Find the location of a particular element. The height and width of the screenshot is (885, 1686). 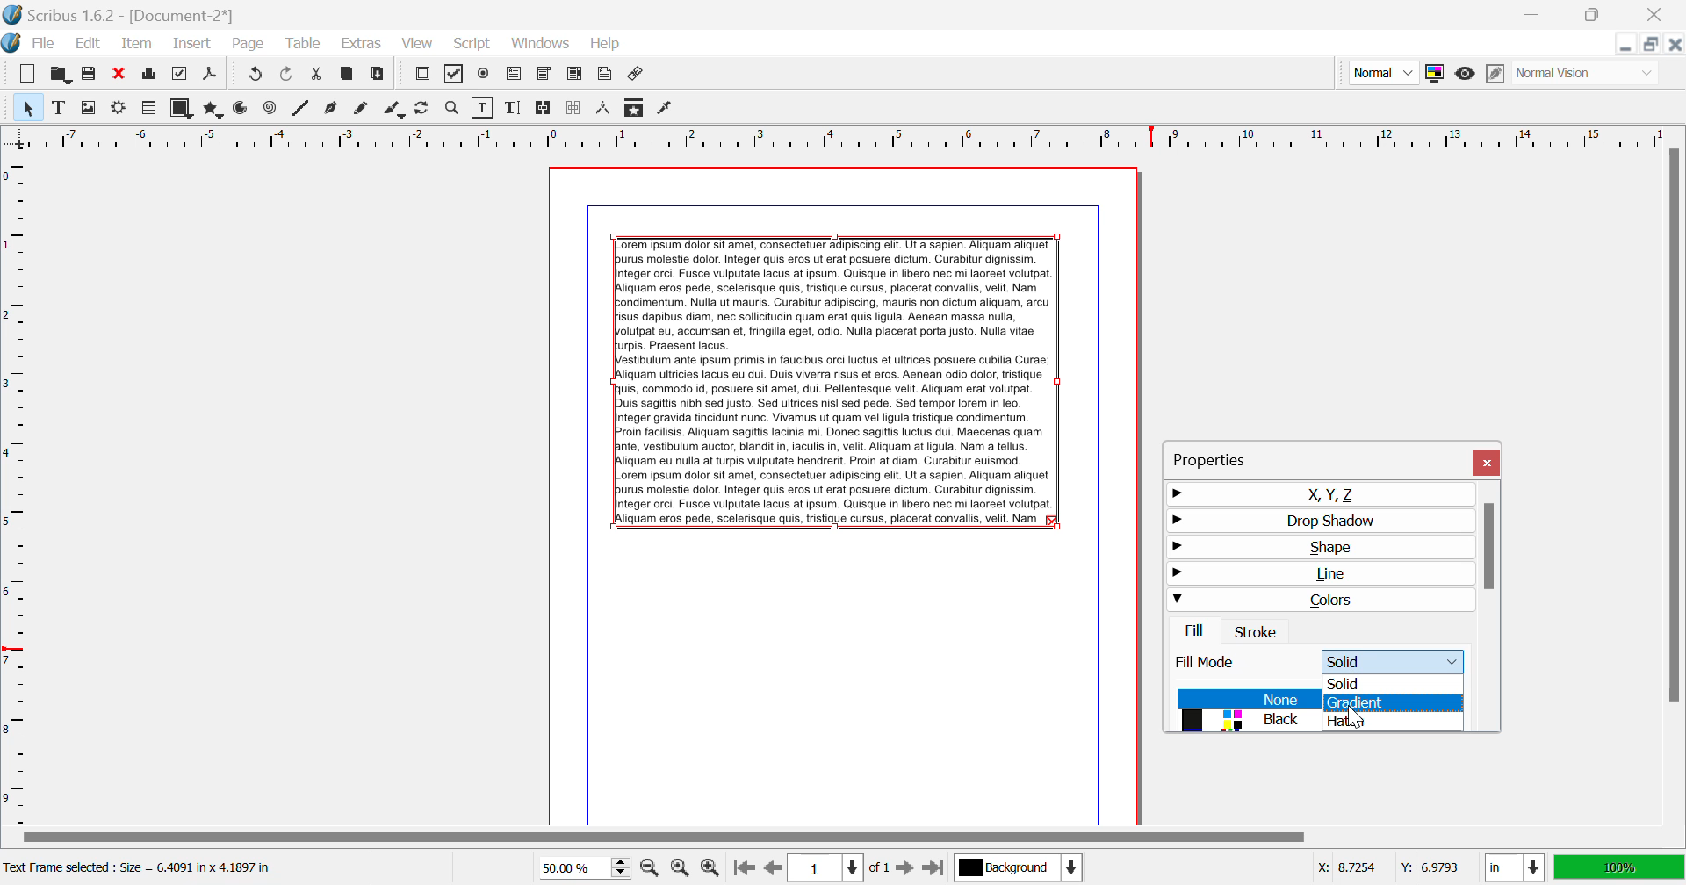

Save as PDF is located at coordinates (211, 76).